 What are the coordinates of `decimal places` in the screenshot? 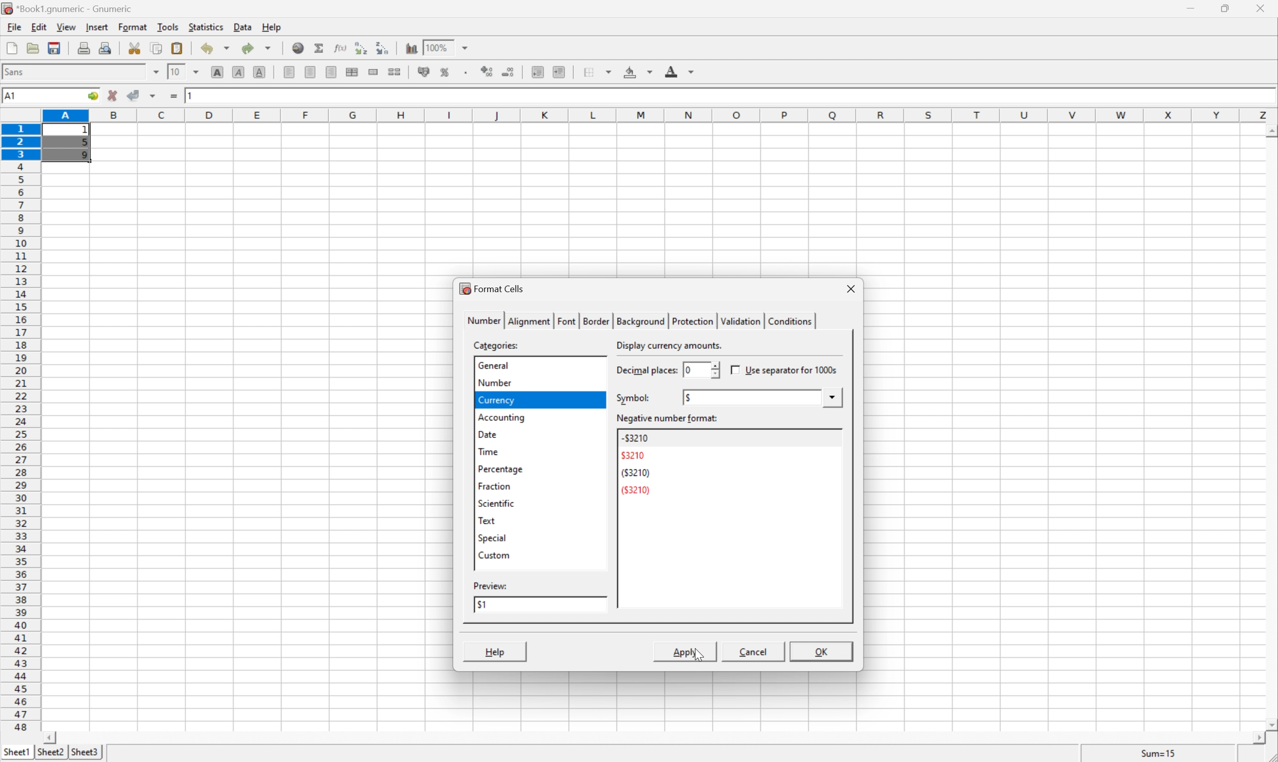 It's located at (646, 371).